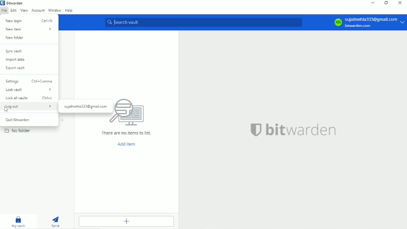  What do you see at coordinates (29, 106) in the screenshot?
I see `log out
>` at bounding box center [29, 106].